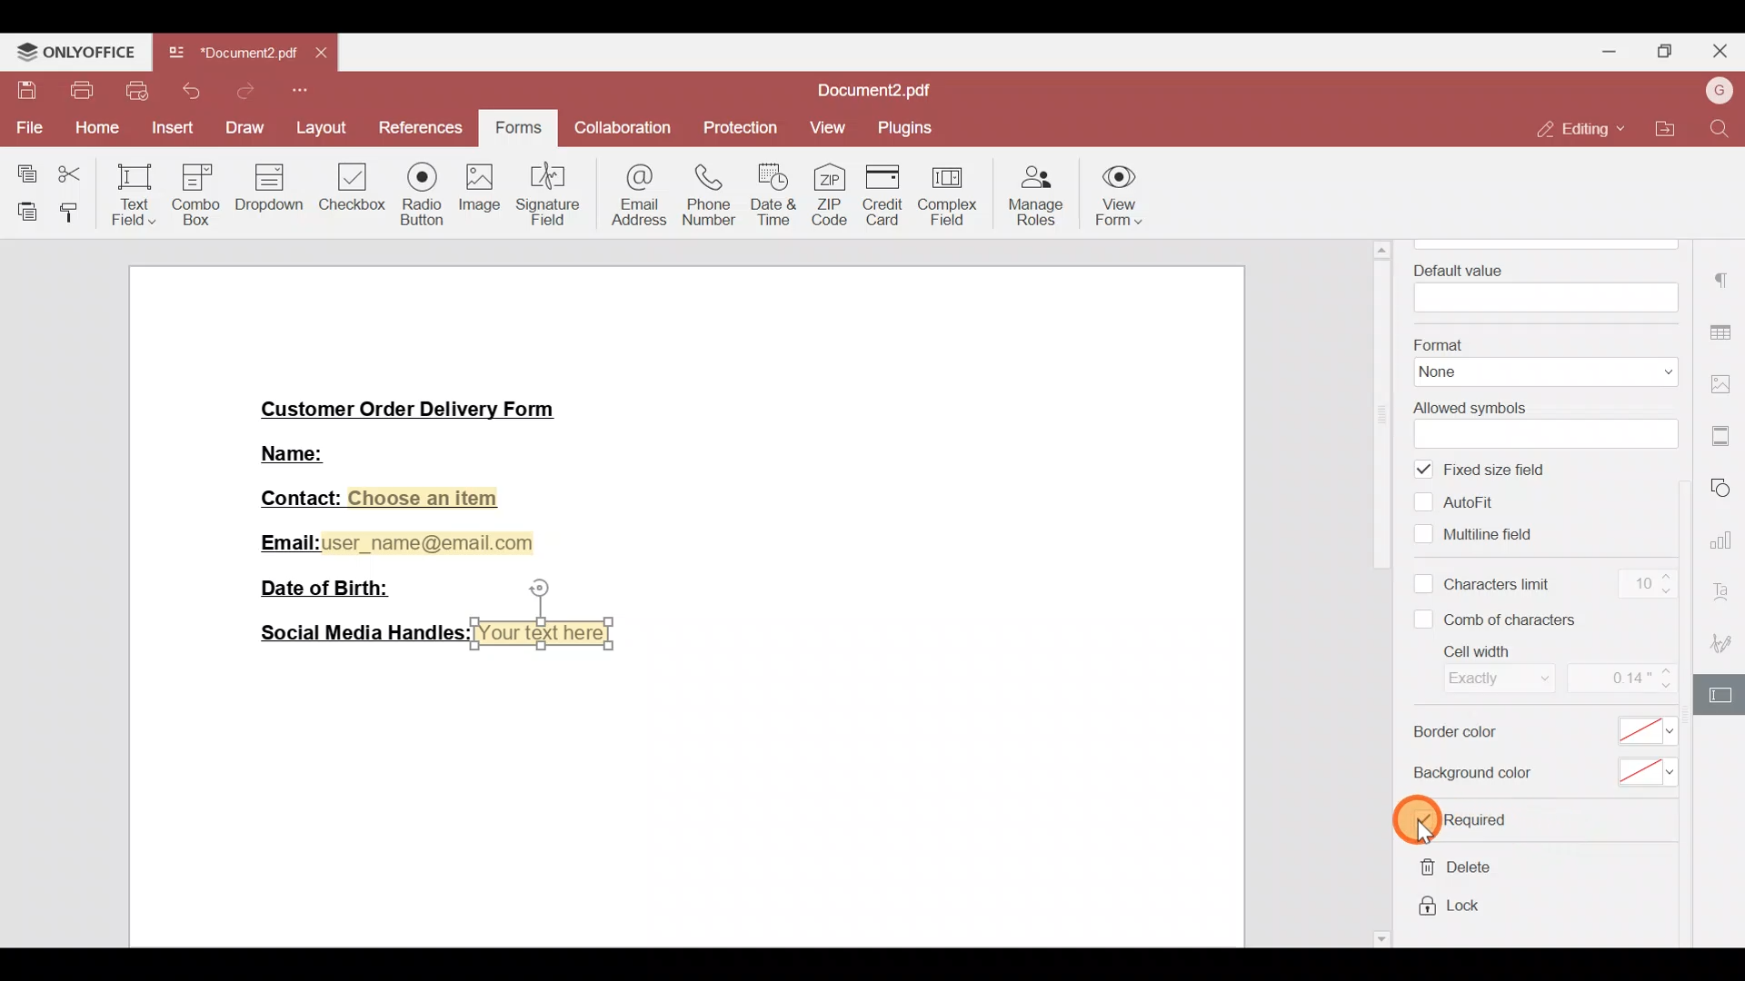  Describe the element at coordinates (773, 193) in the screenshot. I see `Date & time` at that location.